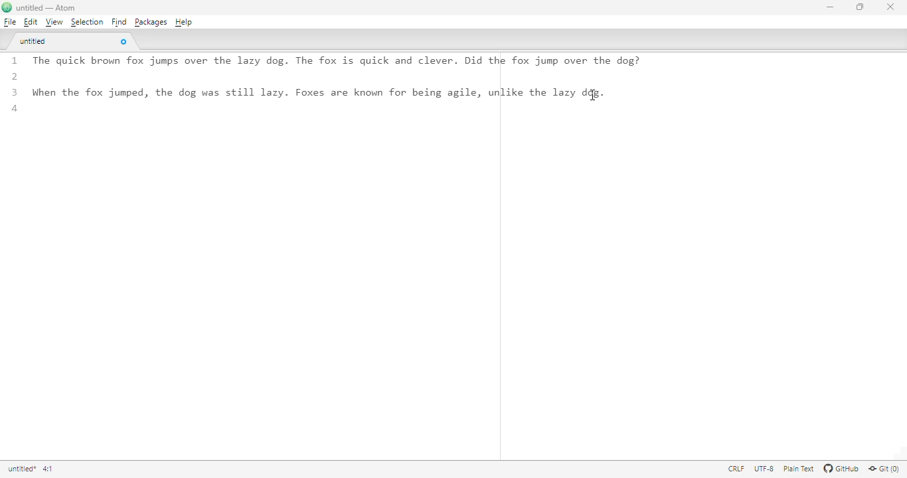 Image resolution: width=907 pixels, height=478 pixels. What do you see at coordinates (86, 23) in the screenshot?
I see `selection` at bounding box center [86, 23].